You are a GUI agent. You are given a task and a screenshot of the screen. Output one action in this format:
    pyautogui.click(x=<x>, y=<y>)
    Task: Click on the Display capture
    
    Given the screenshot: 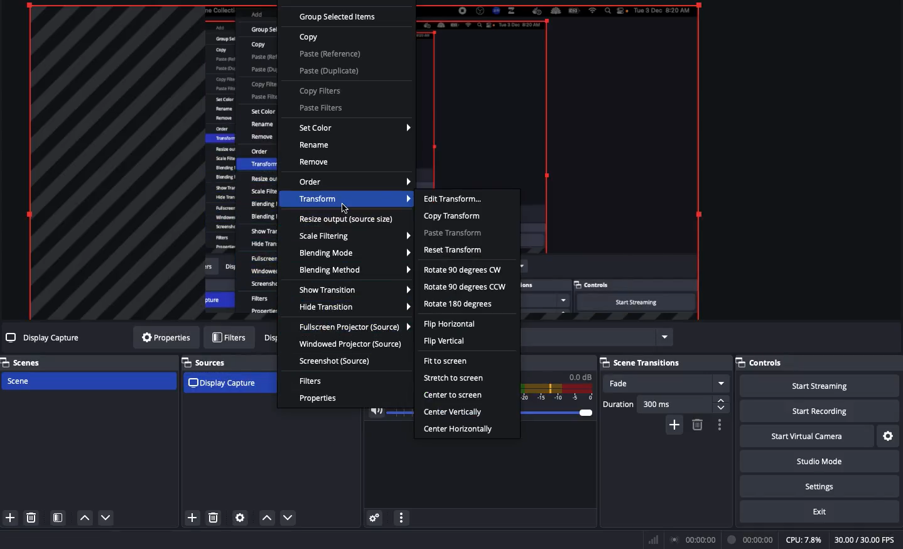 What is the action you would take?
    pyautogui.click(x=225, y=384)
    